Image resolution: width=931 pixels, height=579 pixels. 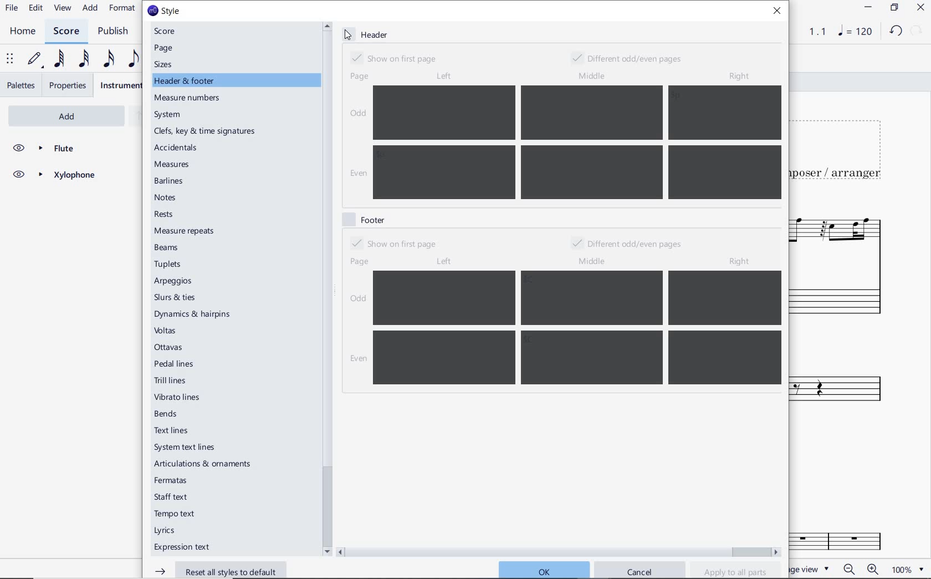 I want to click on system text lines, so click(x=186, y=447).